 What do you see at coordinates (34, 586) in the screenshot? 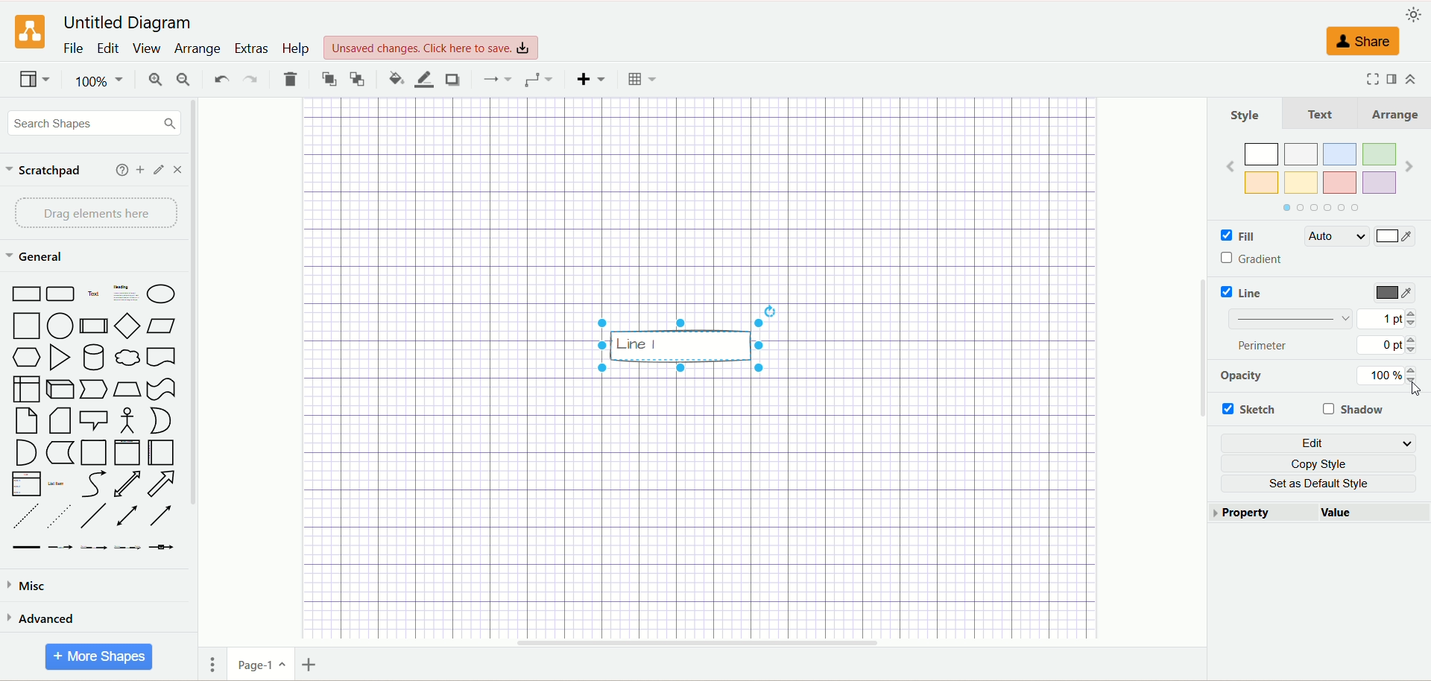
I see `misc` at bounding box center [34, 586].